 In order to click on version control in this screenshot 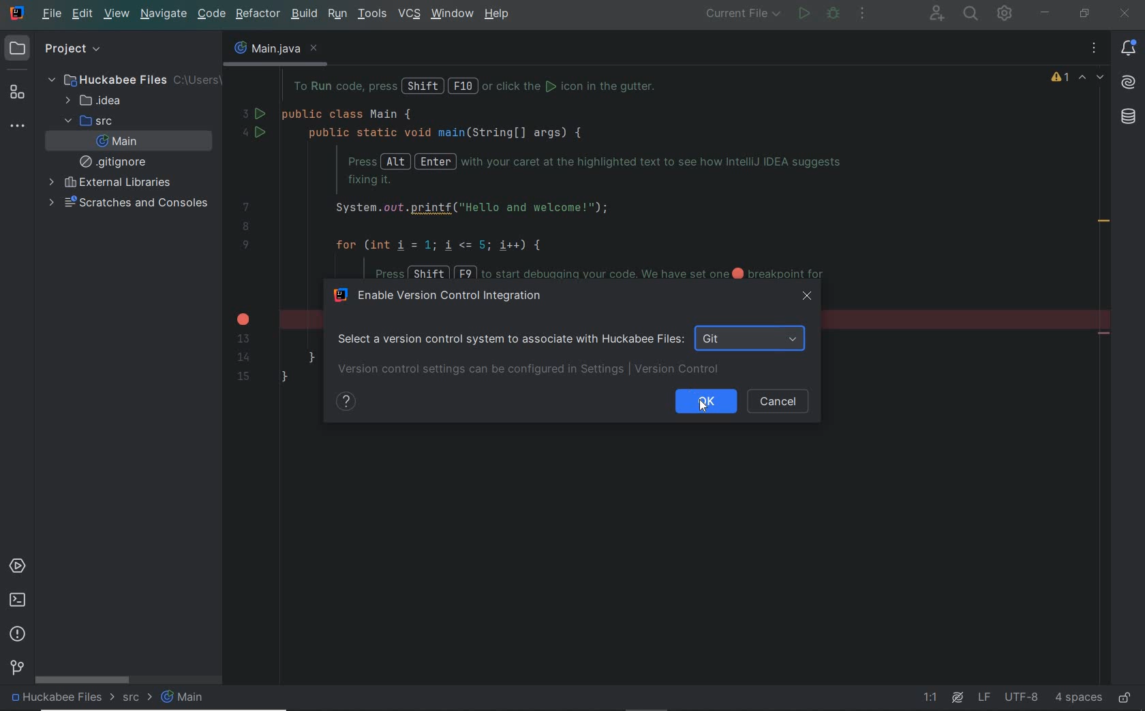, I will do `click(17, 668)`.